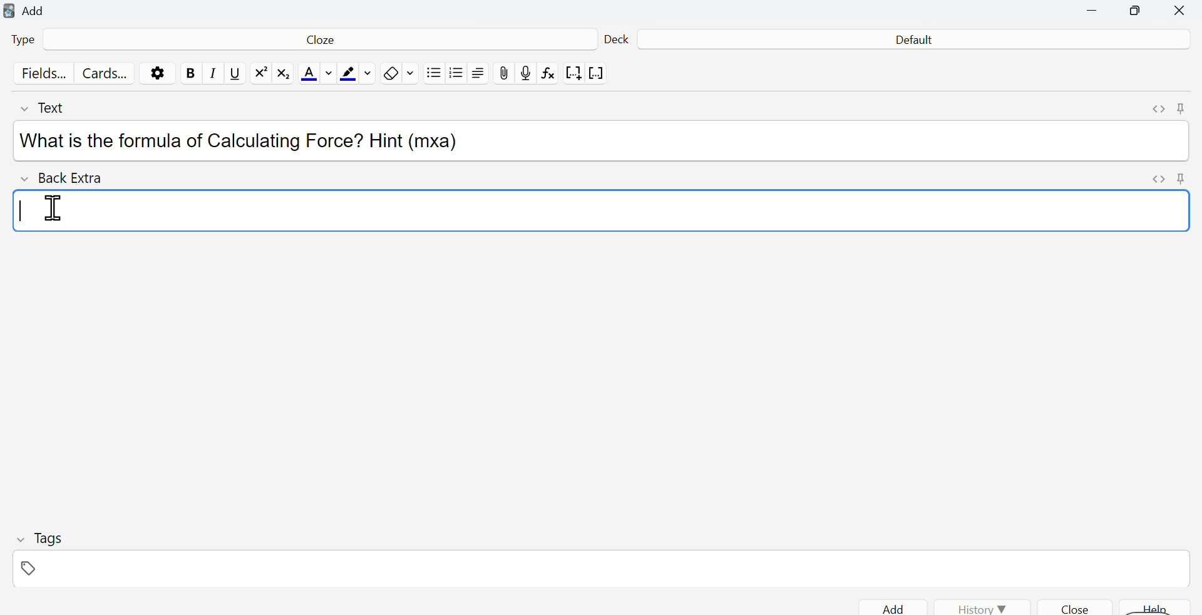  I want to click on Tags, so click(38, 538).